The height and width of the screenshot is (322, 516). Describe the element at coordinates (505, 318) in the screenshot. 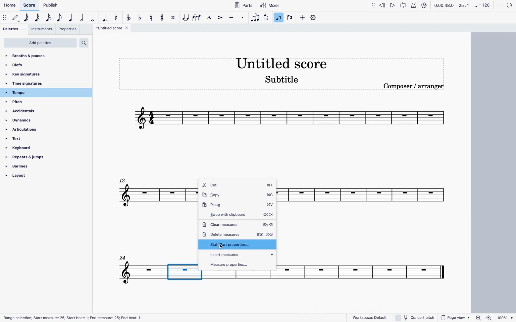

I see `100%` at that location.